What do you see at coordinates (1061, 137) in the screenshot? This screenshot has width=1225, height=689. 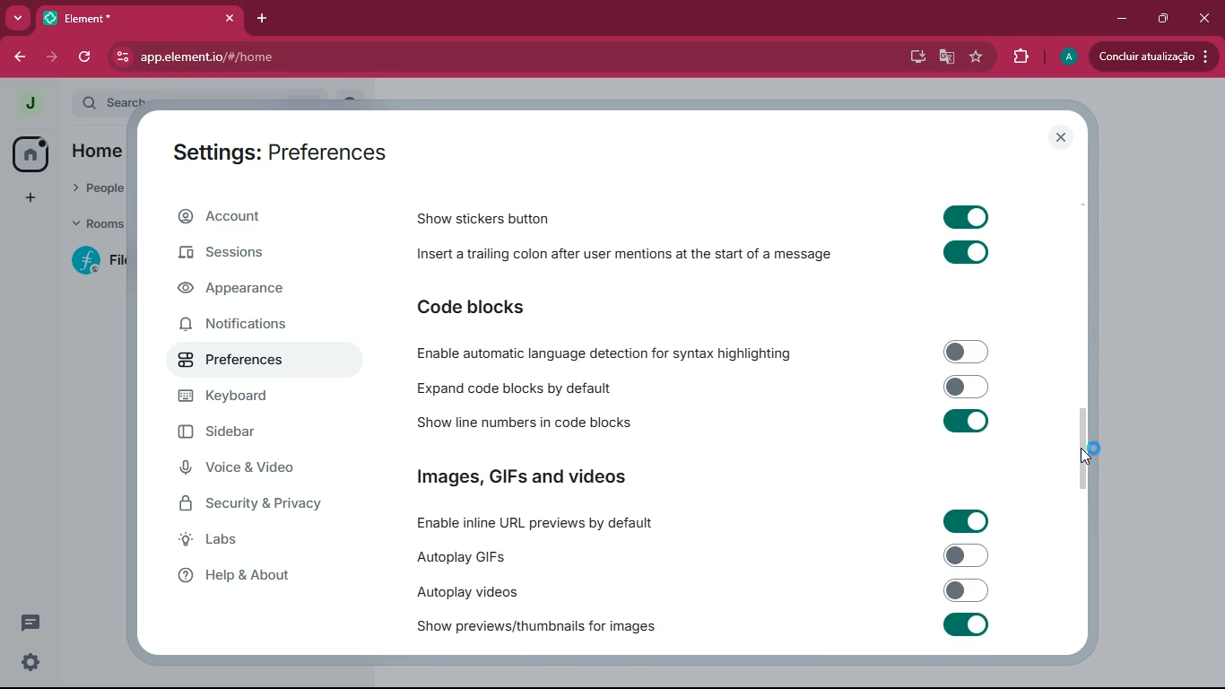 I see `Close` at bounding box center [1061, 137].